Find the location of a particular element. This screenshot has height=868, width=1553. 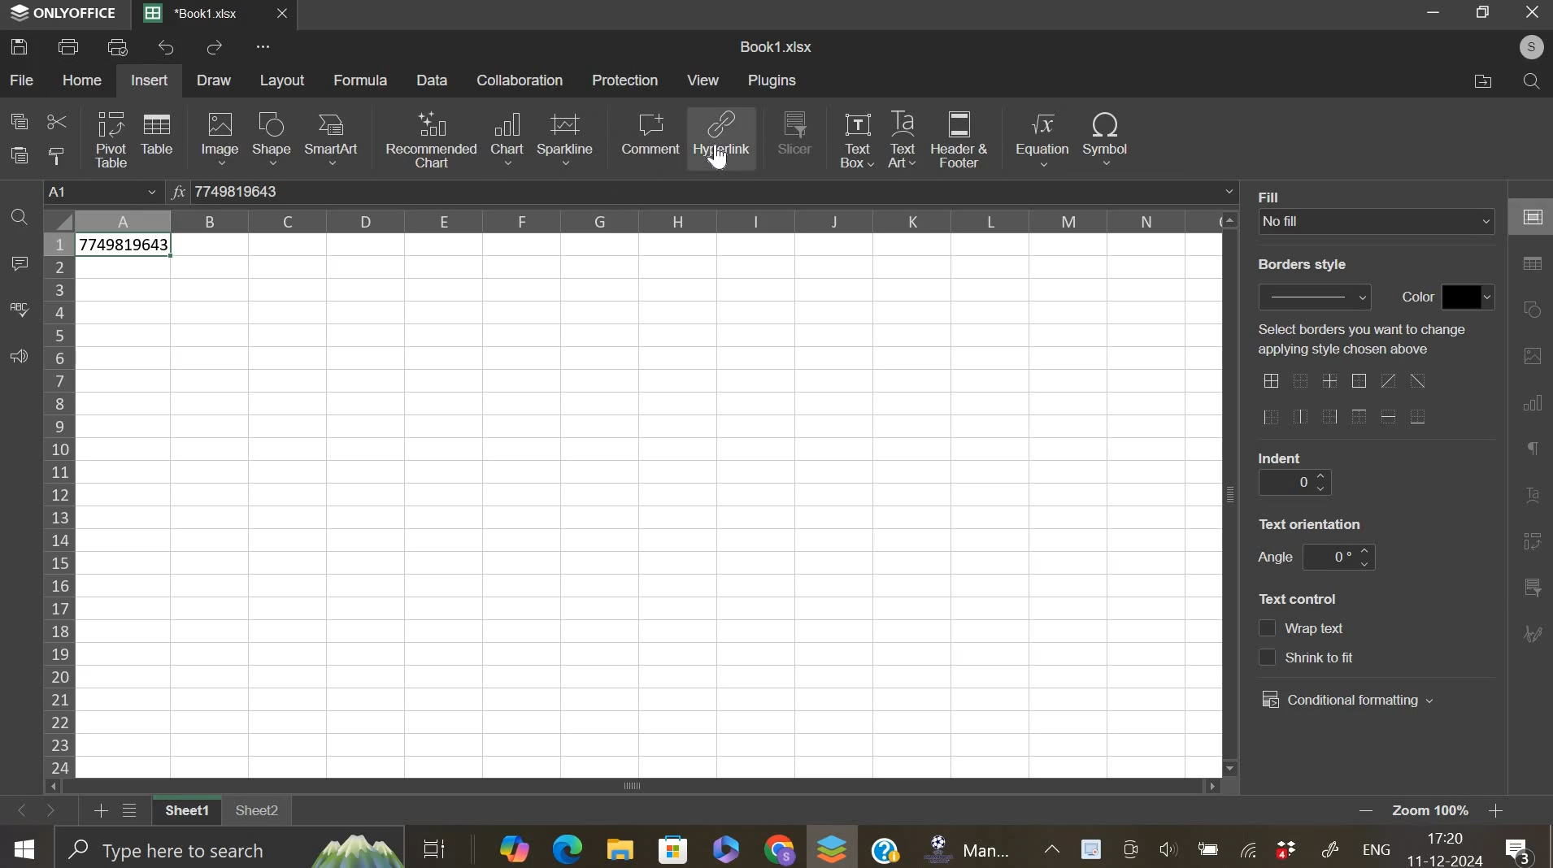

symbol is located at coordinates (1106, 137).